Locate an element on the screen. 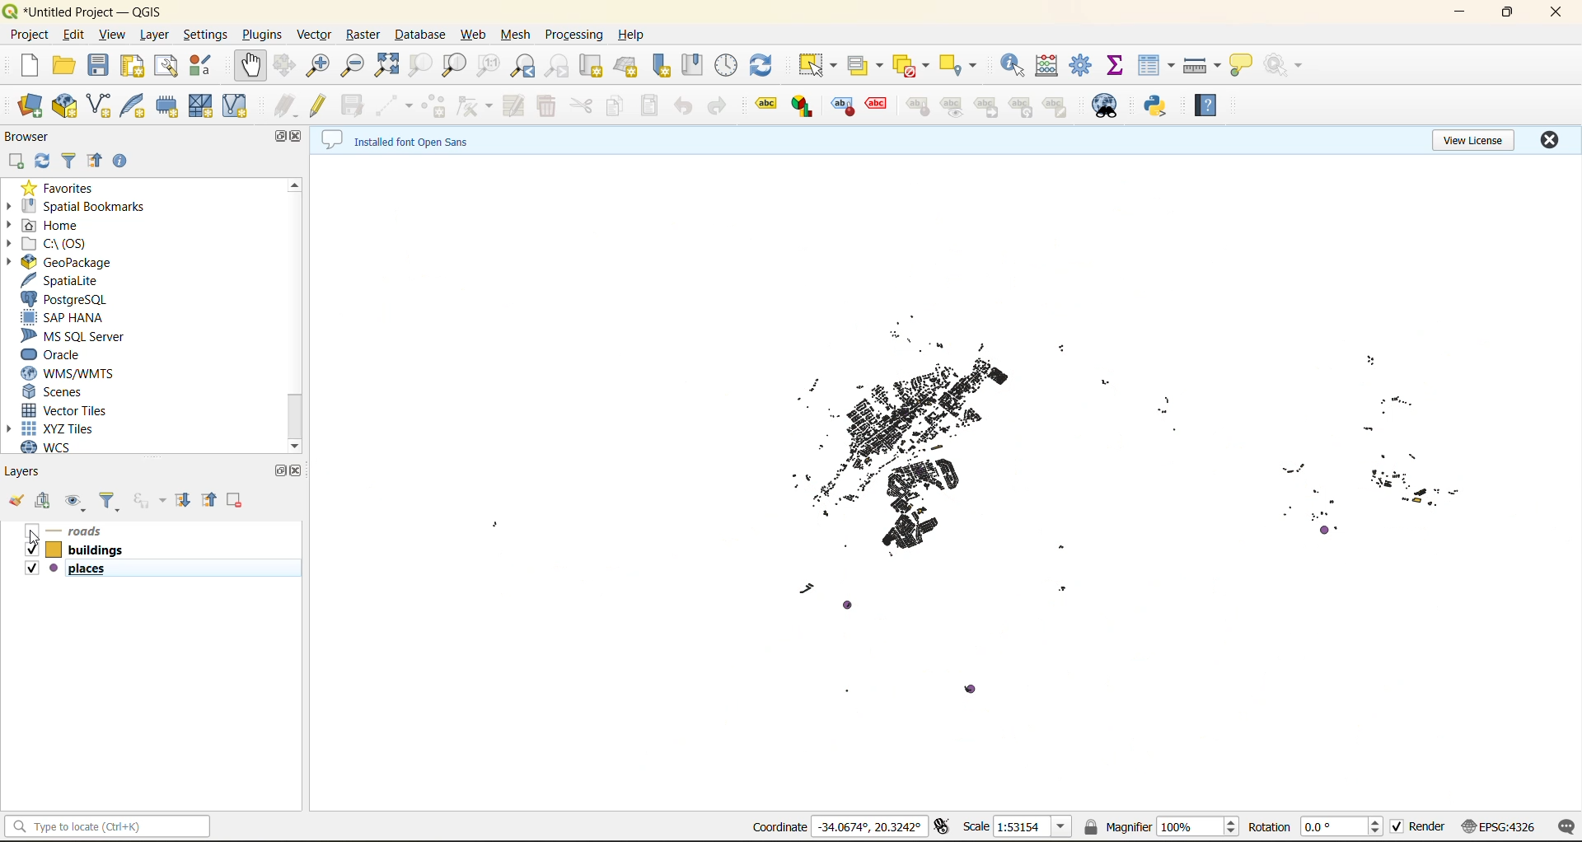 This screenshot has height=842, width=1582. Cursor is located at coordinates (35, 543).